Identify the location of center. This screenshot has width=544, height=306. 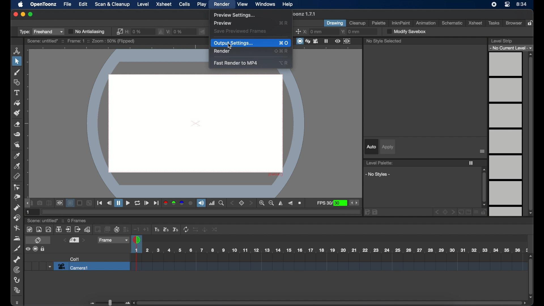
(298, 31).